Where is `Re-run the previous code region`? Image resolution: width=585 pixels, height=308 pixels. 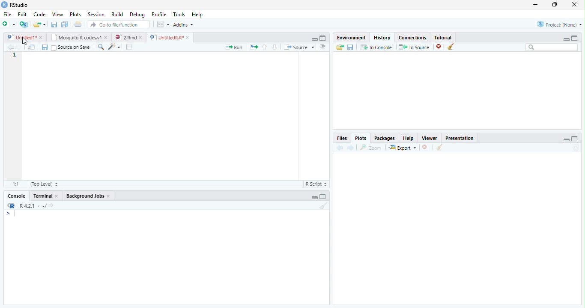 Re-run the previous code region is located at coordinates (254, 47).